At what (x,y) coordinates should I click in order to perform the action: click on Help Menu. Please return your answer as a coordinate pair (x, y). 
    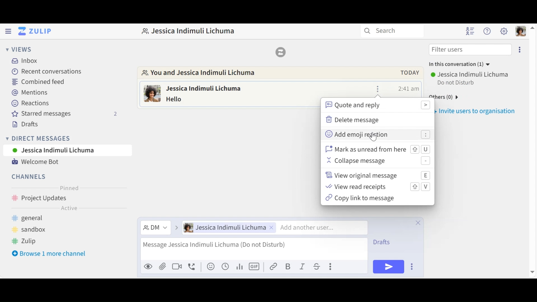
    Looking at the image, I should click on (487, 31).